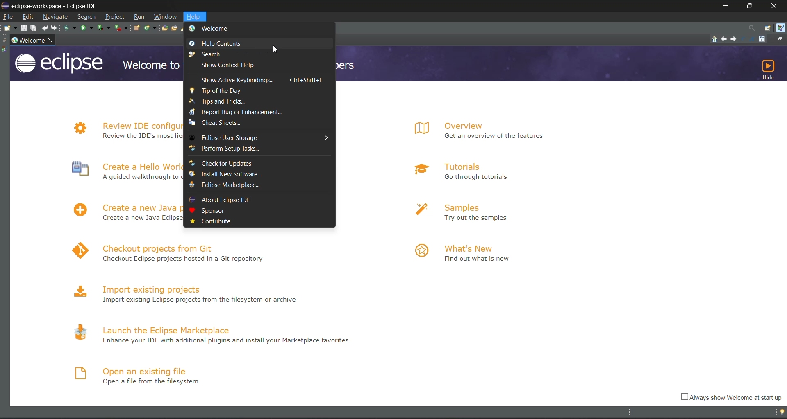  Describe the element at coordinates (121, 28) in the screenshot. I see `run last tool` at that location.